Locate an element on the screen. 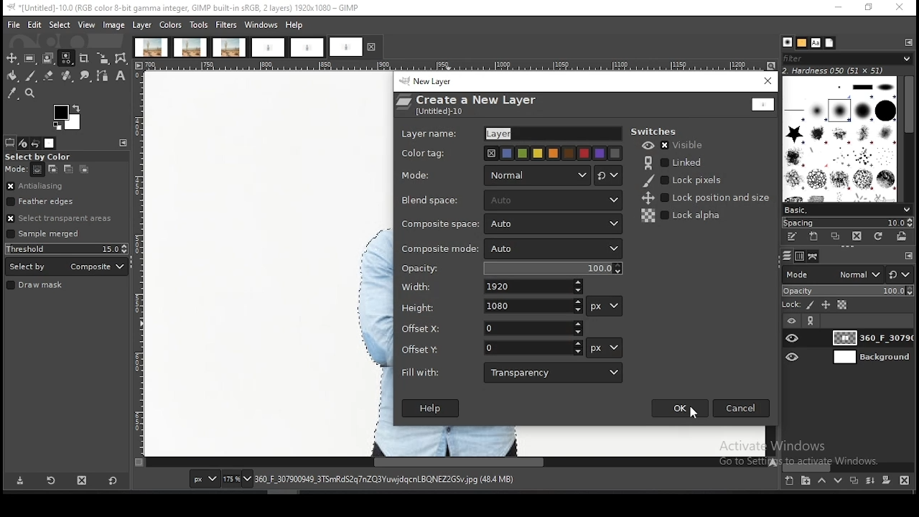 The width and height of the screenshot is (919, 517). height is located at coordinates (532, 307).